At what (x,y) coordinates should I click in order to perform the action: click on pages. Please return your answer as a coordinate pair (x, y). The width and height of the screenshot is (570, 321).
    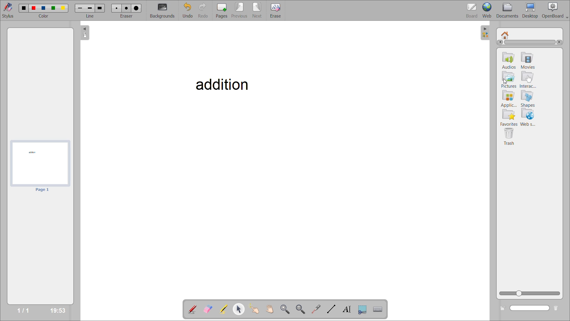
    Looking at the image, I should click on (221, 10).